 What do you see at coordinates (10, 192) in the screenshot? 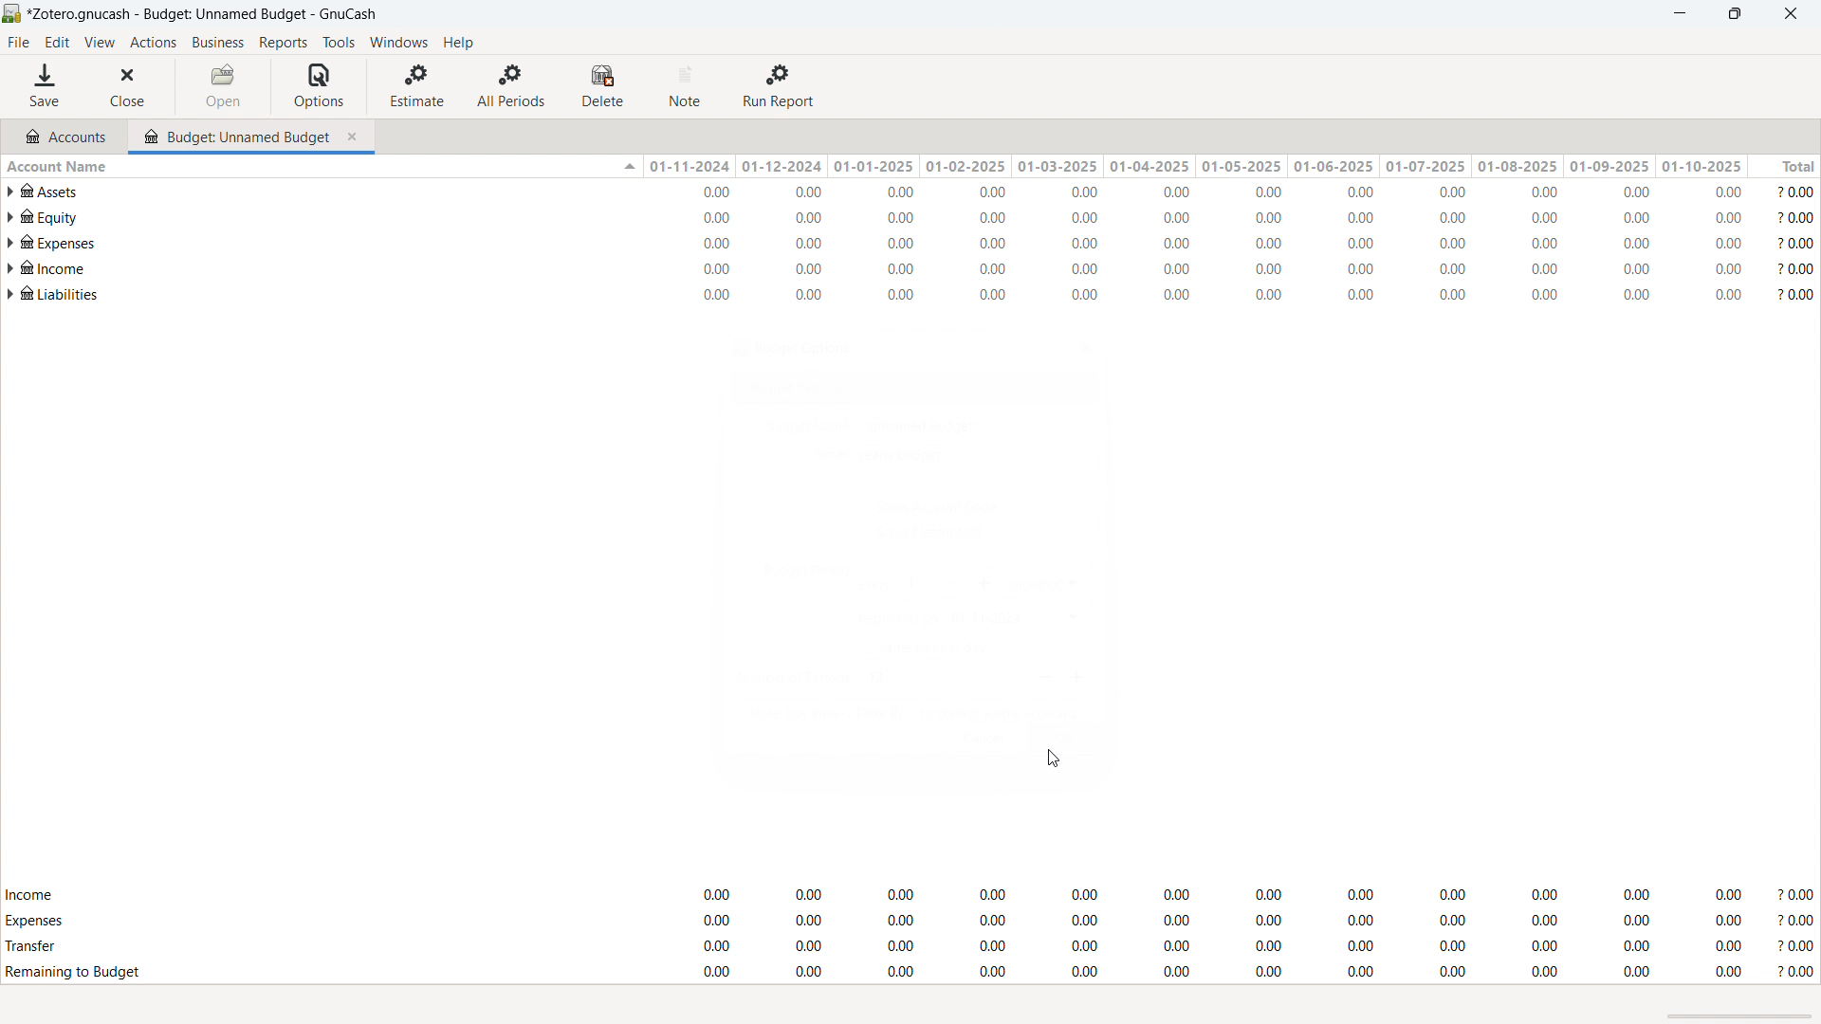
I see `expand subaccounts` at bounding box center [10, 192].